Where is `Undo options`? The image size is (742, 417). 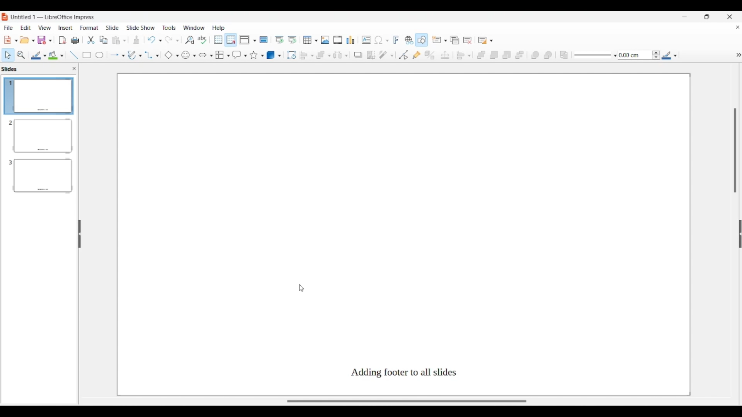
Undo options is located at coordinates (154, 40).